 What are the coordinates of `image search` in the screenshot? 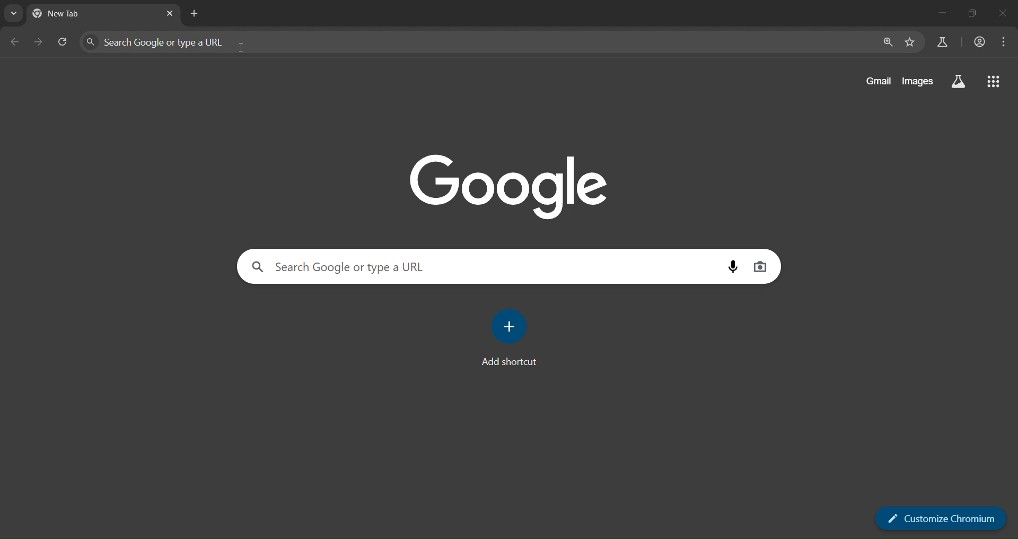 It's located at (763, 266).